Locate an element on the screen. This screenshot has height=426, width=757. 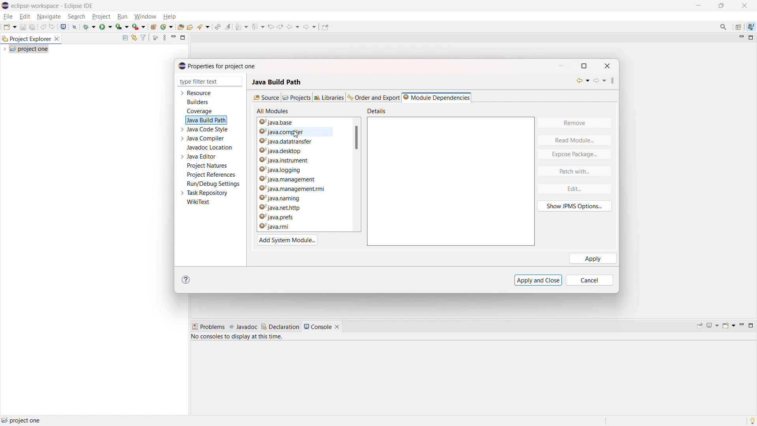
order and export is located at coordinates (374, 97).